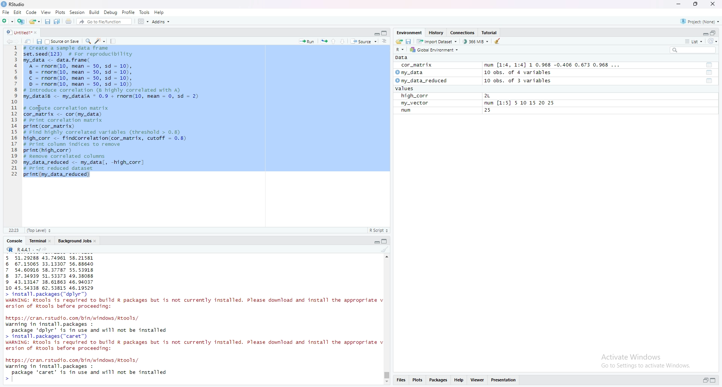 The height and width of the screenshot is (387, 722). Describe the element at coordinates (39, 108) in the screenshot. I see `cursor` at that location.